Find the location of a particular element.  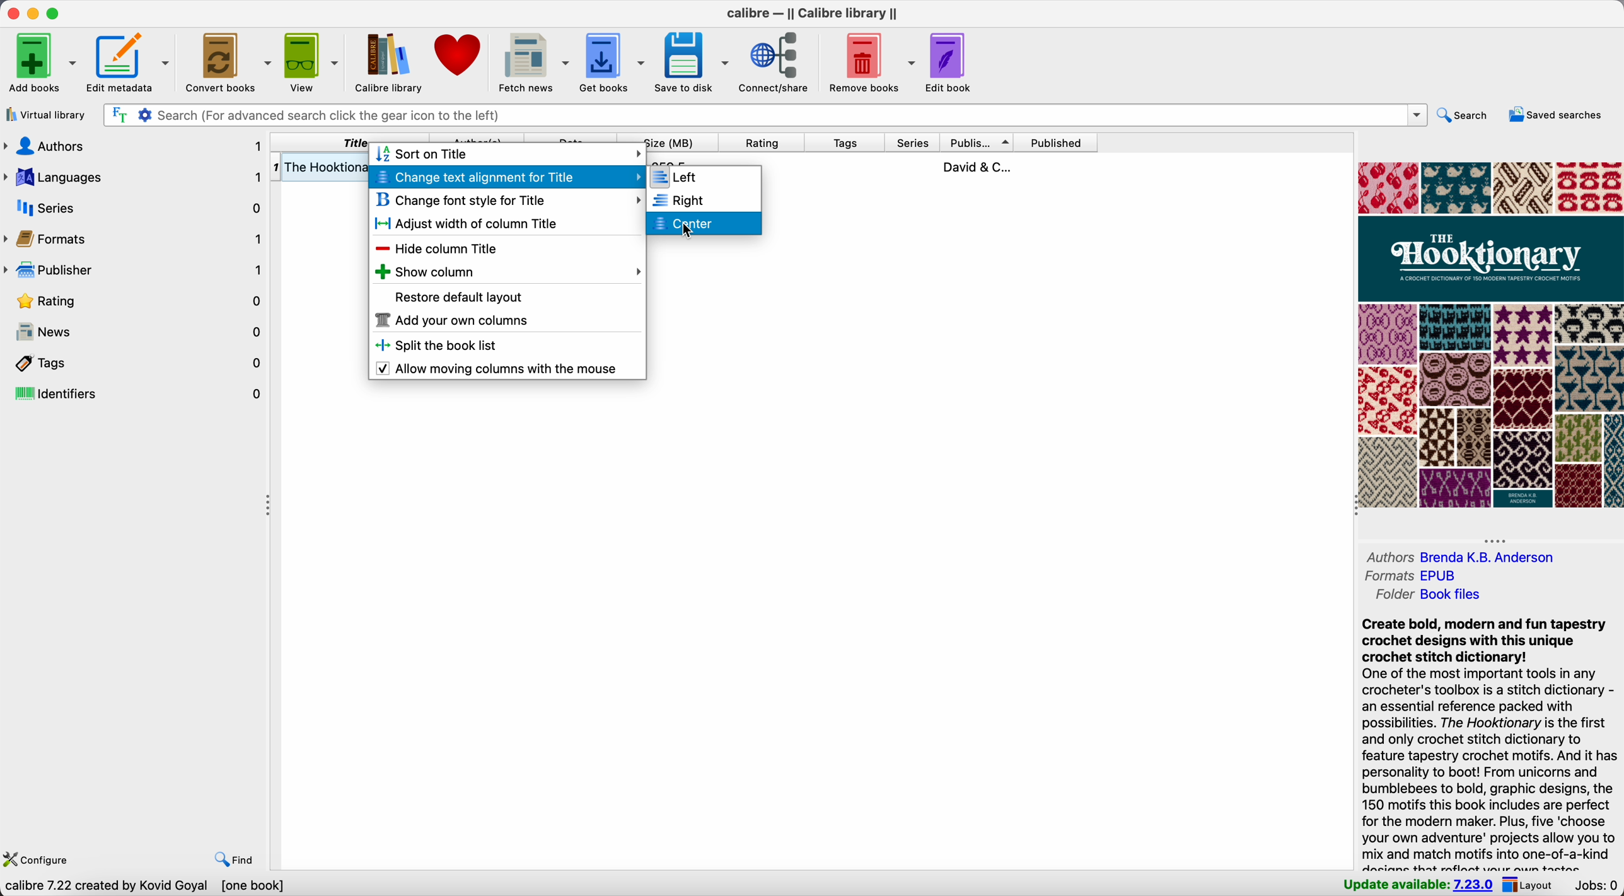

rating is located at coordinates (134, 304).